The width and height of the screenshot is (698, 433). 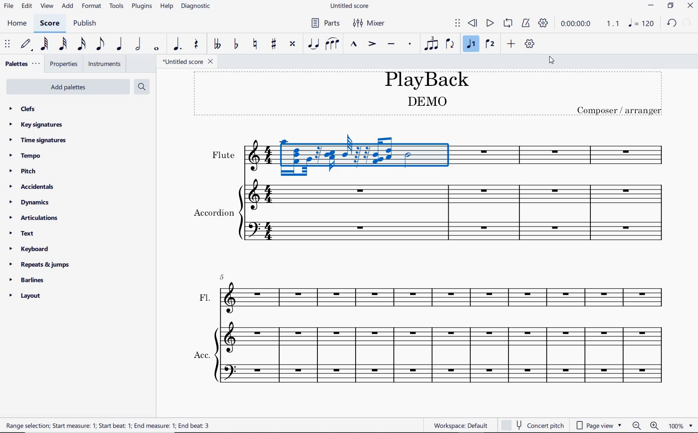 What do you see at coordinates (430, 43) in the screenshot?
I see `tuplet` at bounding box center [430, 43].